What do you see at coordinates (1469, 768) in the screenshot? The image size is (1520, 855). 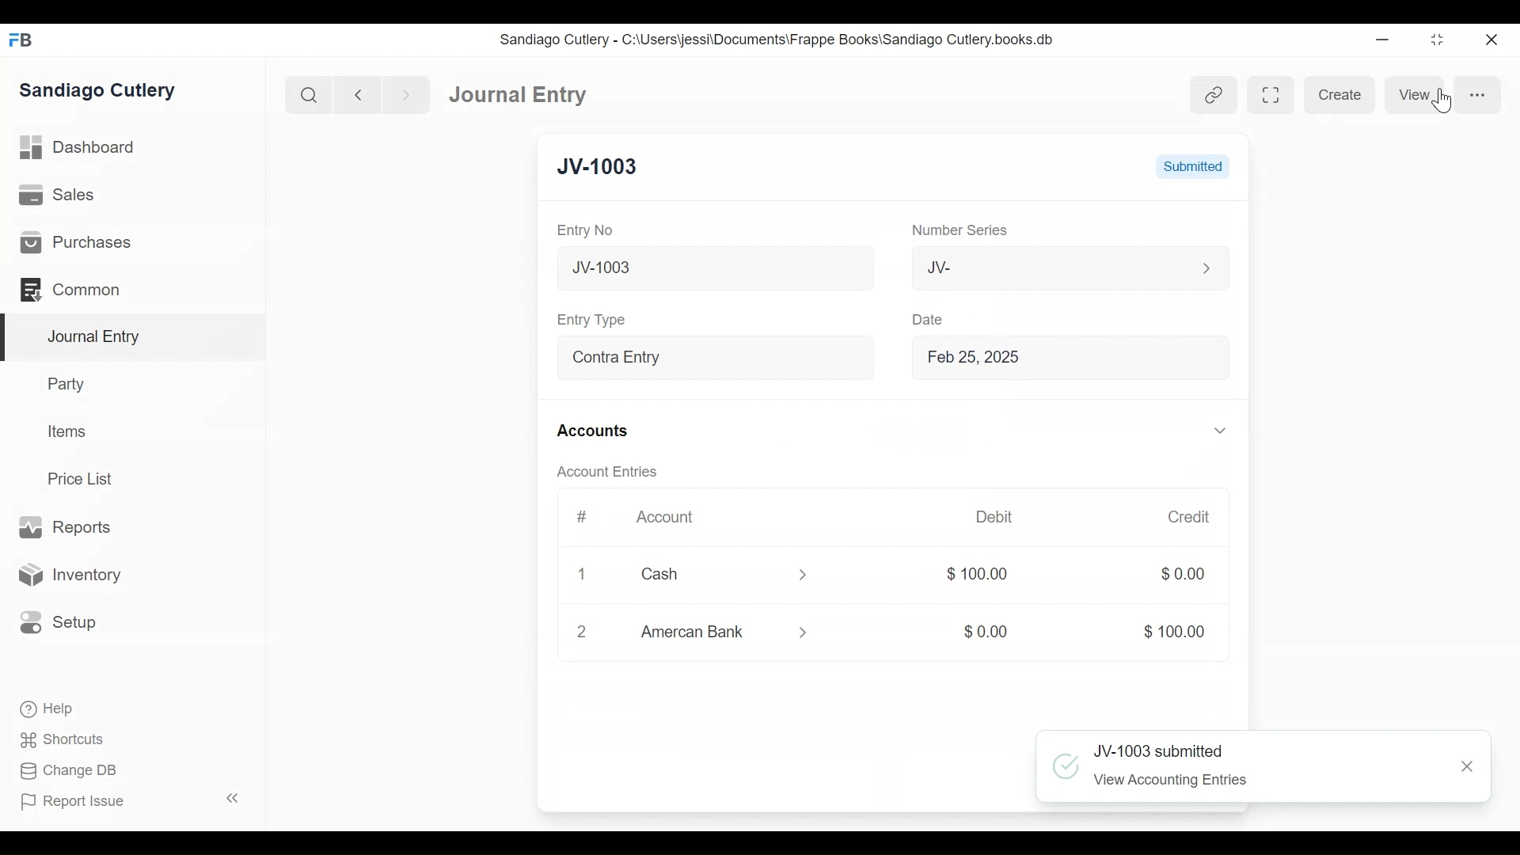 I see `Close` at bounding box center [1469, 768].